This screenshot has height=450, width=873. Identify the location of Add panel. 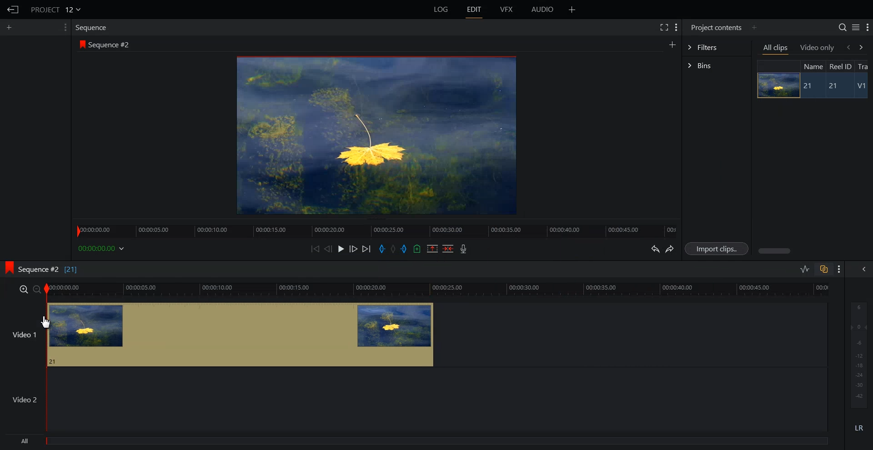
(11, 27).